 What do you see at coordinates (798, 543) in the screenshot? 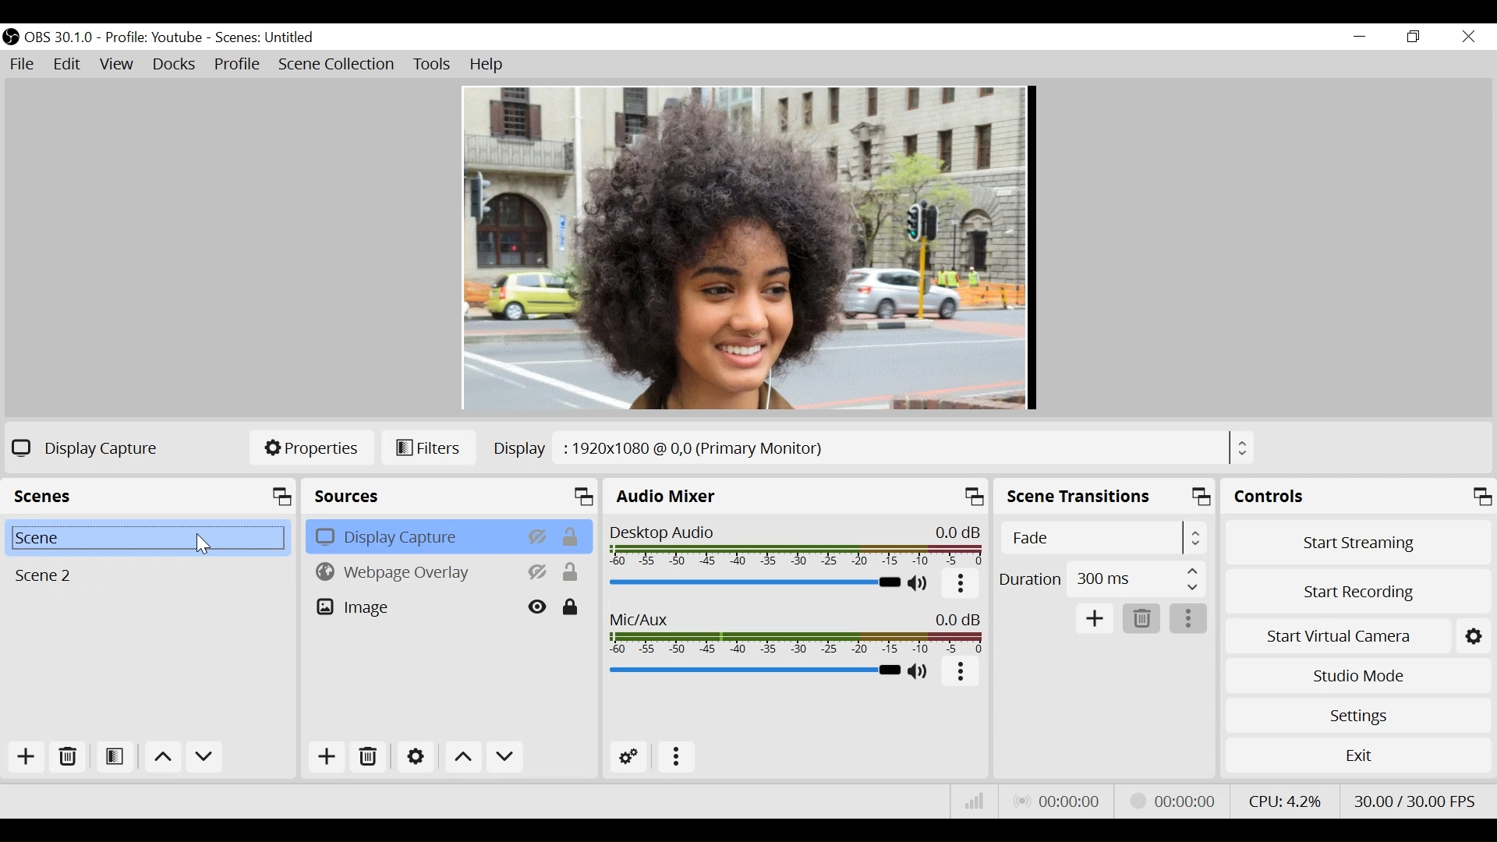
I see `Desktop Audio` at bounding box center [798, 543].